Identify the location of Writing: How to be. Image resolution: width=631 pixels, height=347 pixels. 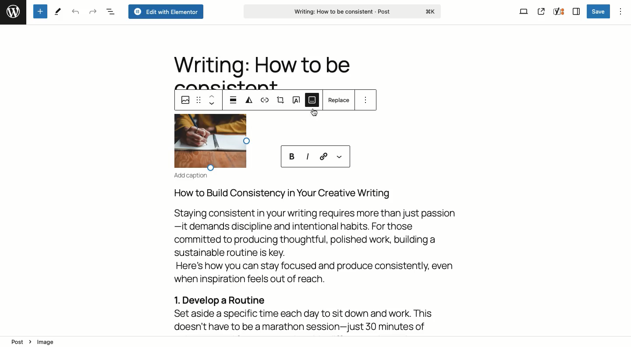
(261, 65).